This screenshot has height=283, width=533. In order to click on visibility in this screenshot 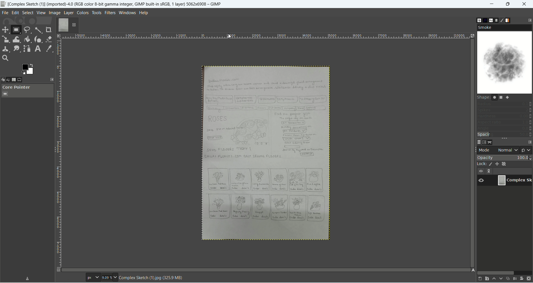, I will do `click(480, 171)`.